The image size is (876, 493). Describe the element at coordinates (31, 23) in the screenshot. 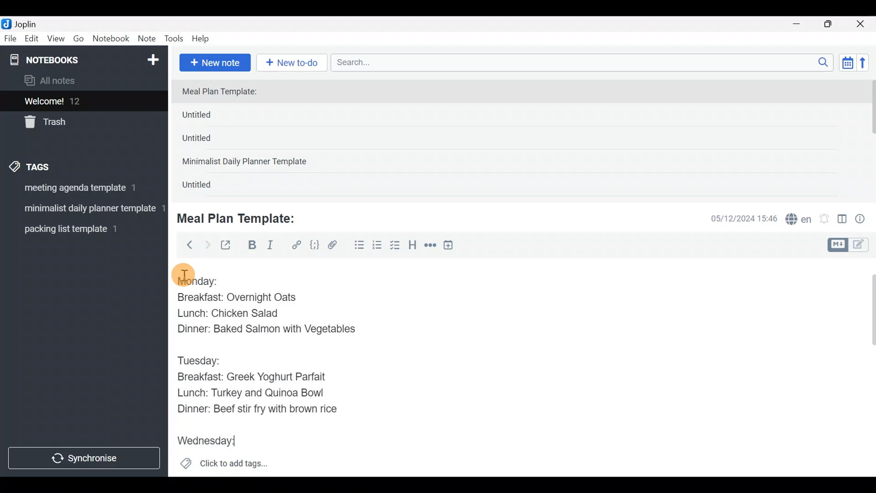

I see `Joplin` at that location.